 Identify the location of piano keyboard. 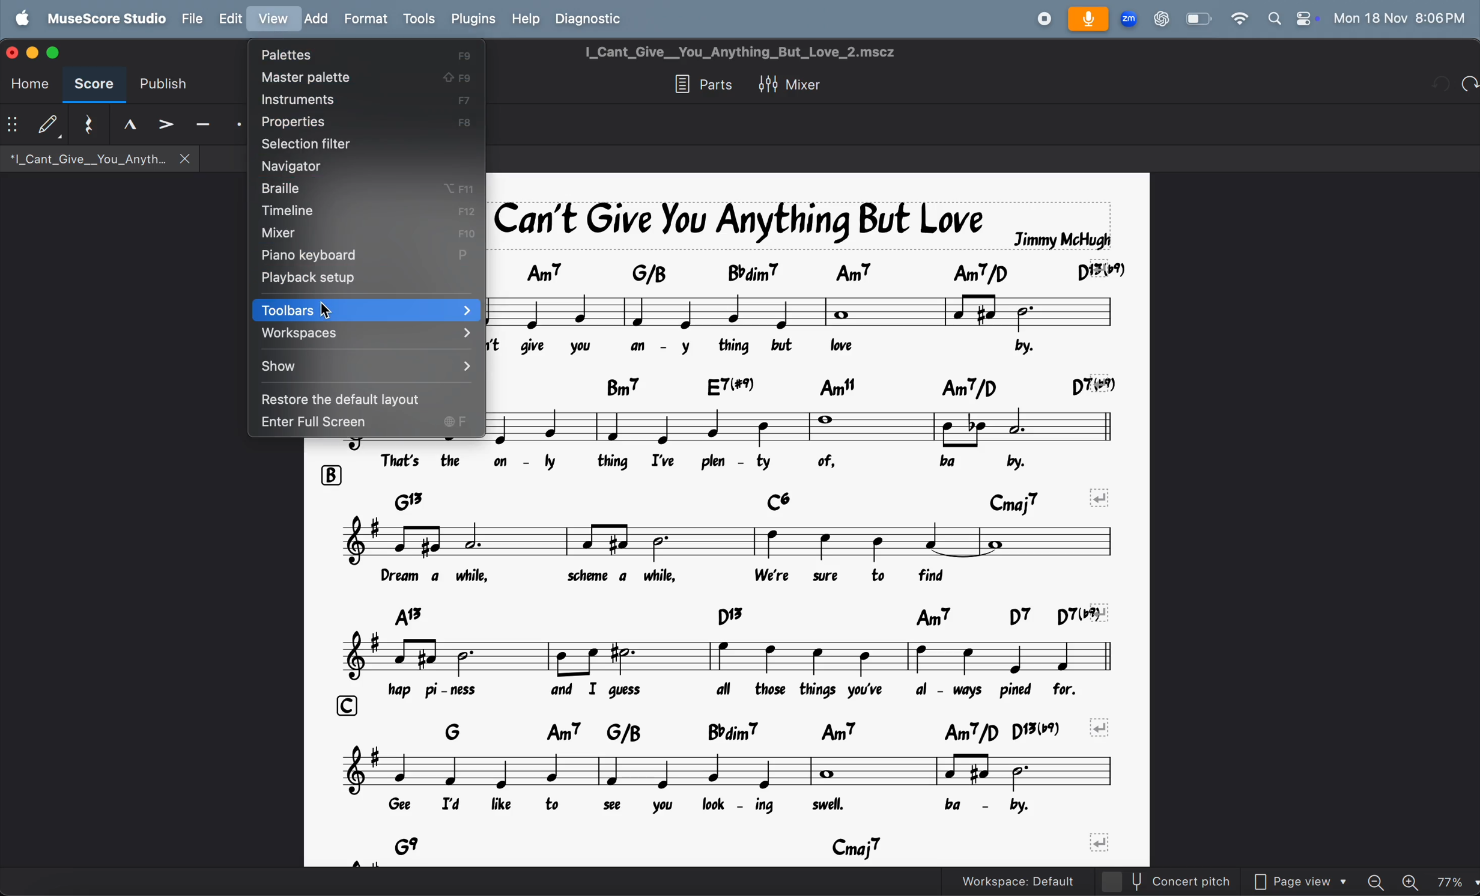
(366, 256).